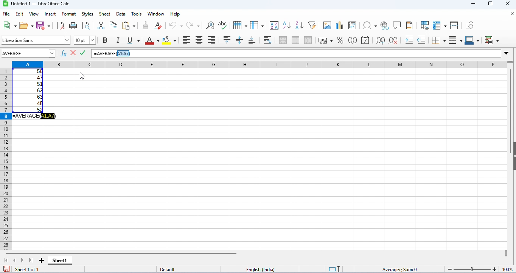 The width and height of the screenshot is (516, 273). I want to click on lign bottom, so click(252, 40).